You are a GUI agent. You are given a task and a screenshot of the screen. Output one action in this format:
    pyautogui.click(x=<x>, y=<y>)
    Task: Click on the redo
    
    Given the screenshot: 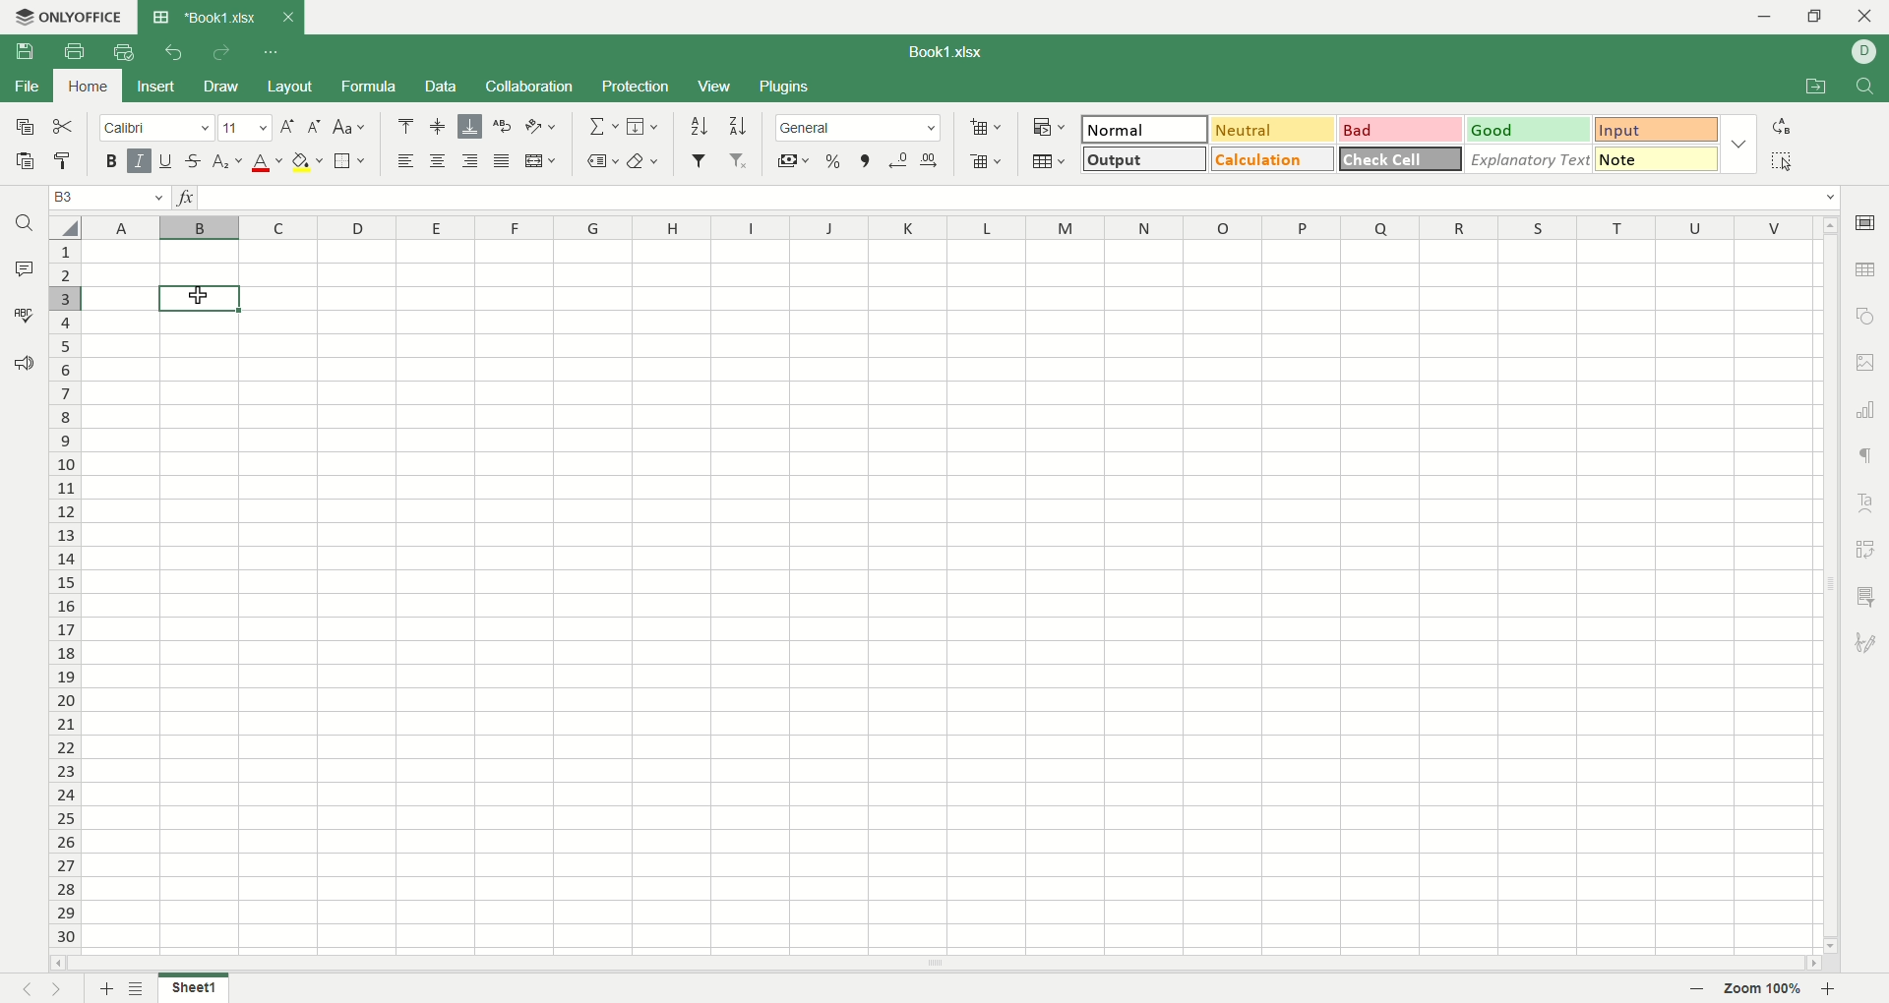 What is the action you would take?
    pyautogui.click(x=222, y=51)
    